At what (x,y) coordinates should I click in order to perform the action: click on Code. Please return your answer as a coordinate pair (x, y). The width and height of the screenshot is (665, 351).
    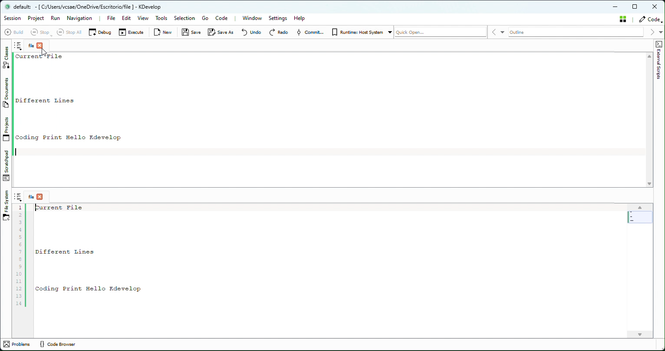
    Looking at the image, I should click on (650, 19).